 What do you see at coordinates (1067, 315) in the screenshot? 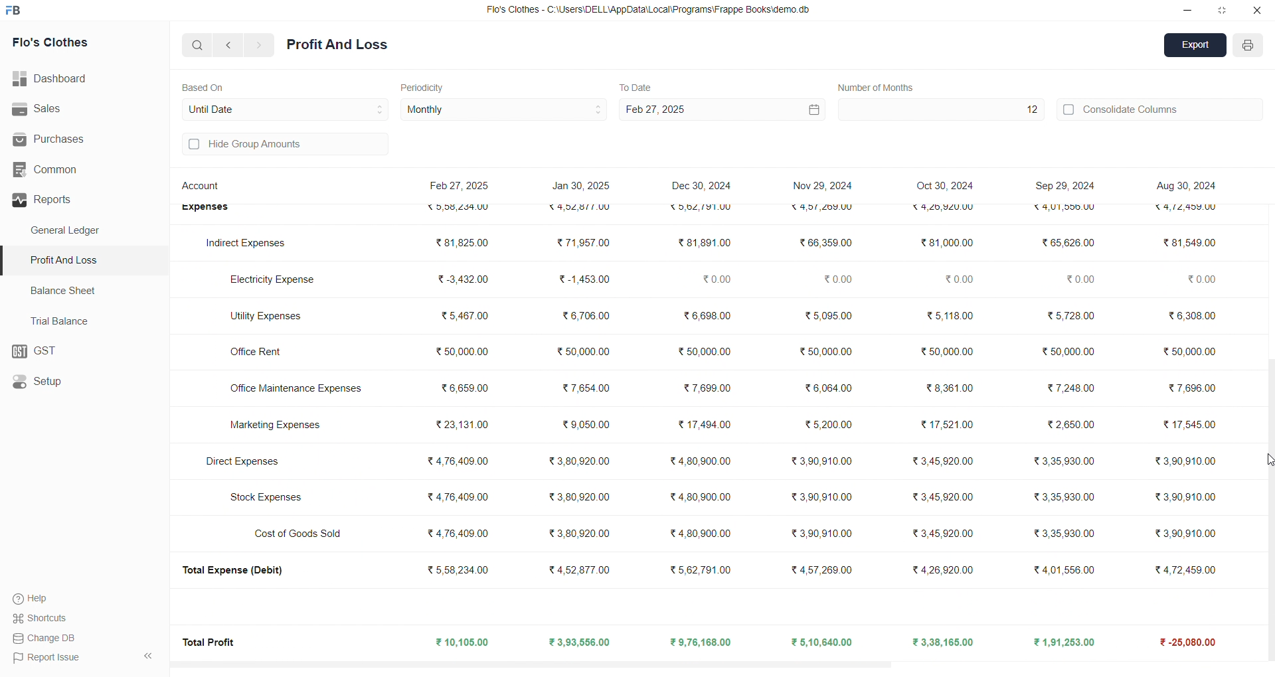
I see `₹ 5,728.00` at bounding box center [1067, 315].